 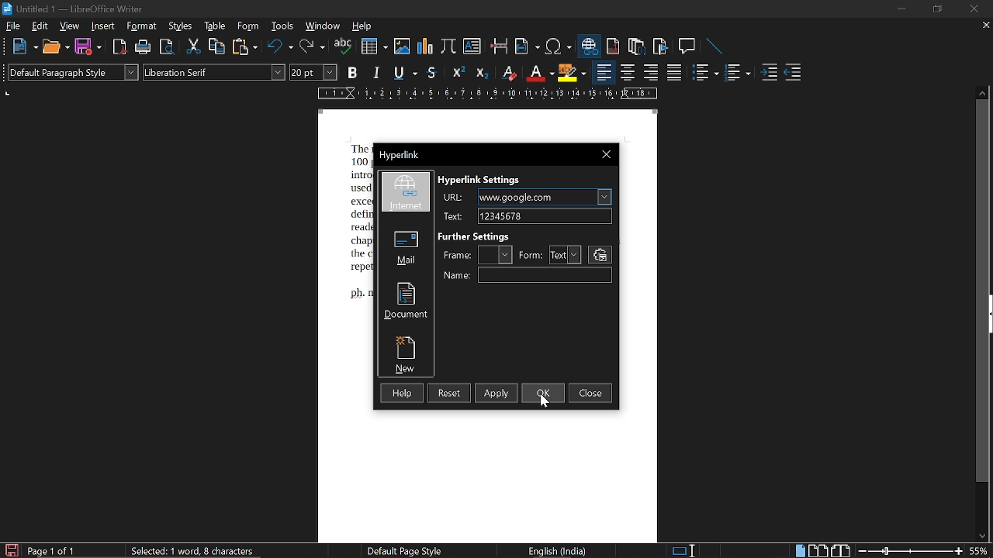 What do you see at coordinates (526, 46) in the screenshot?
I see `insert field` at bounding box center [526, 46].